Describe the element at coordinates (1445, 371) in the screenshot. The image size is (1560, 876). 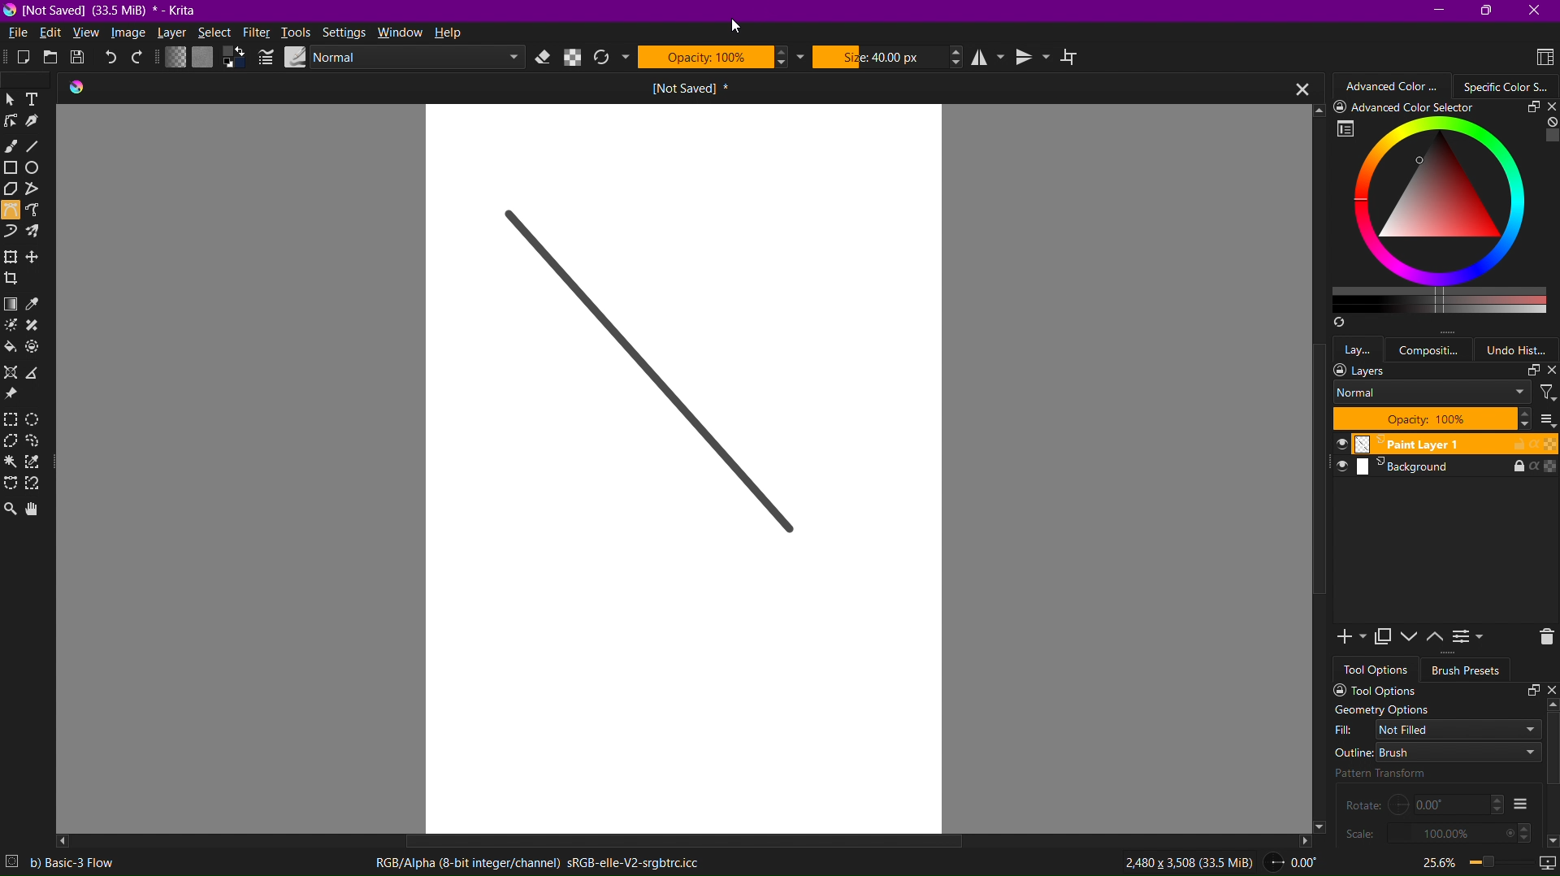
I see `Layers` at that location.